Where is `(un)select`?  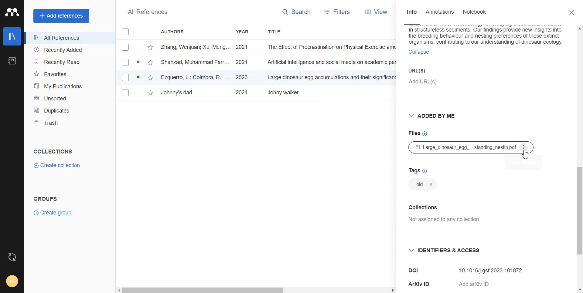 (un)select is located at coordinates (125, 93).